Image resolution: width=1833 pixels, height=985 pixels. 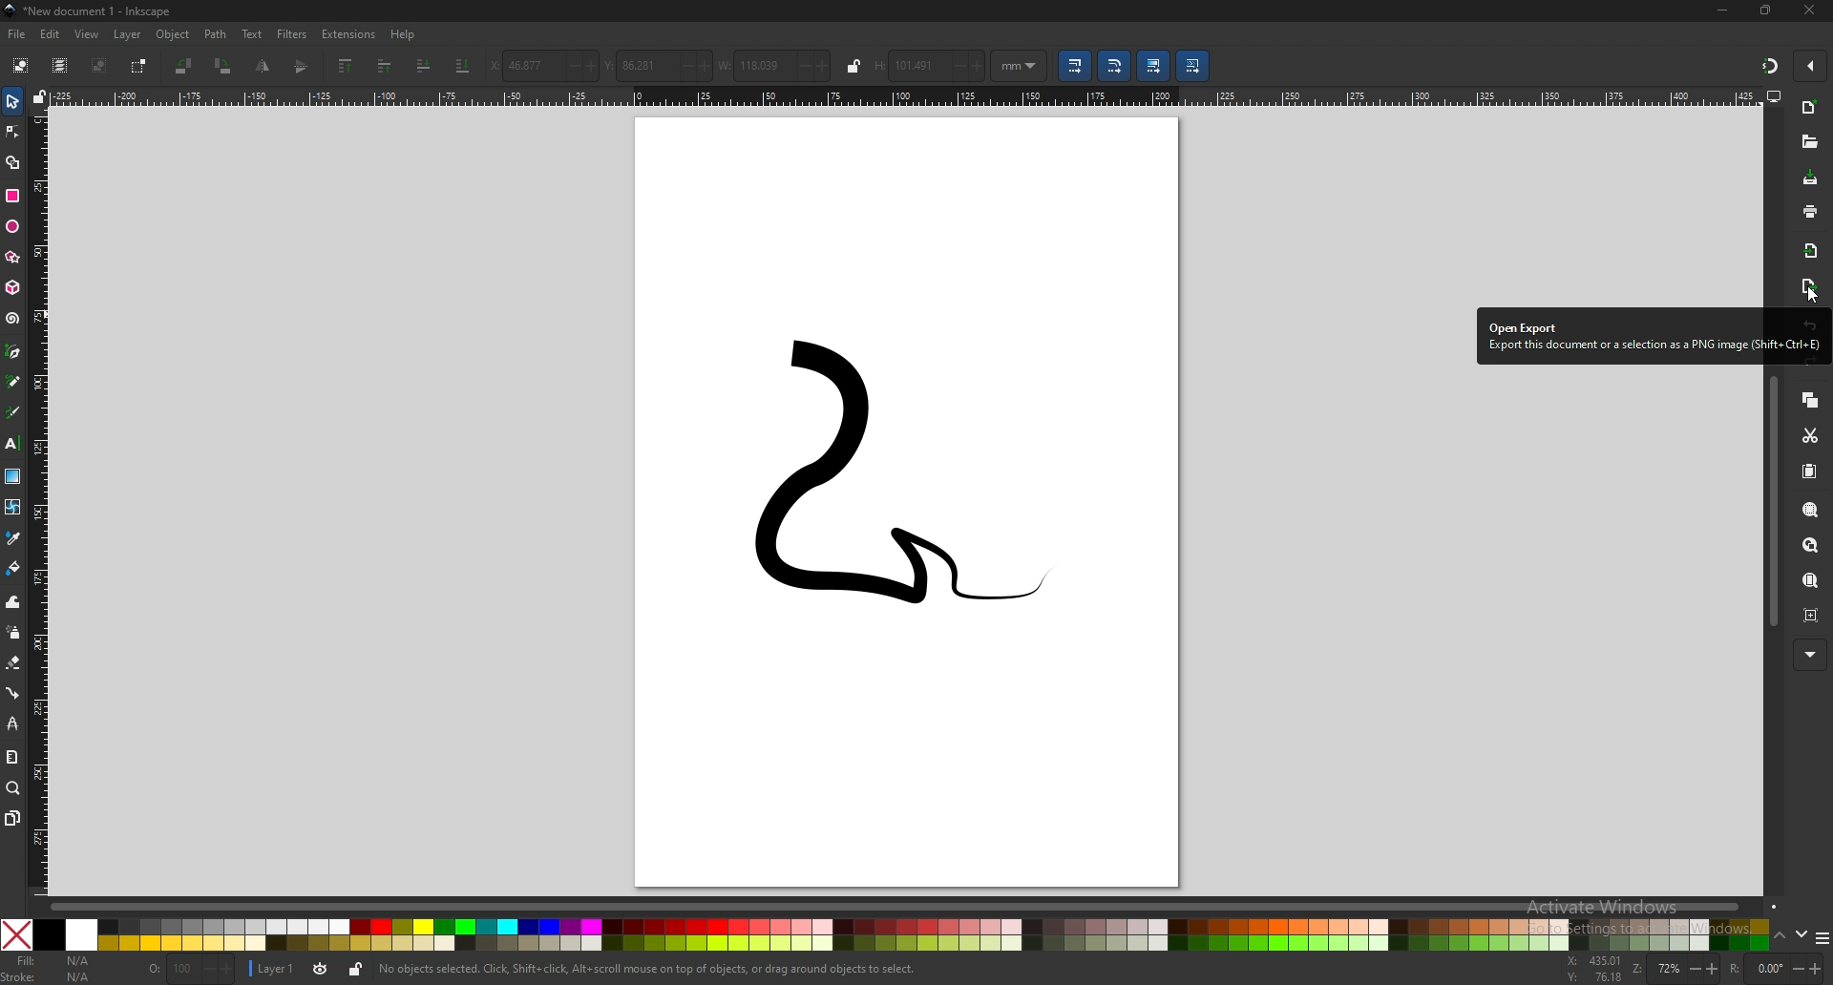 I want to click on layer, so click(x=130, y=34).